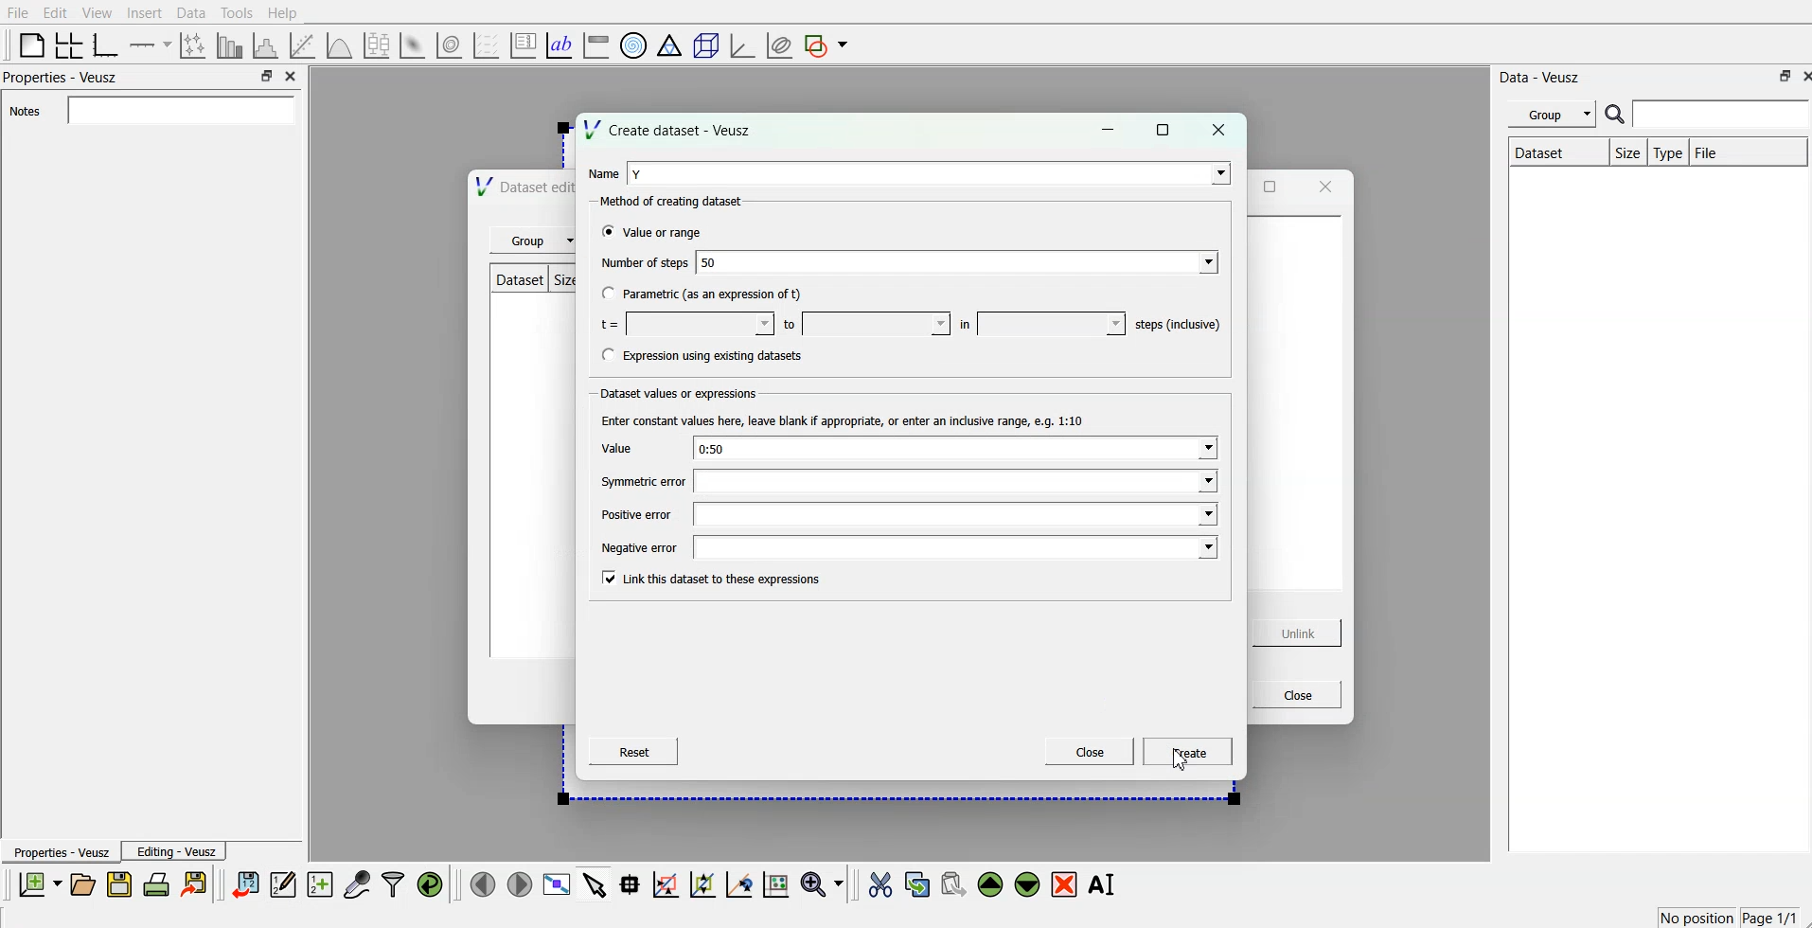 Image resolution: width=1812 pixels, height=928 pixels. What do you see at coordinates (237, 13) in the screenshot?
I see `Tools` at bounding box center [237, 13].